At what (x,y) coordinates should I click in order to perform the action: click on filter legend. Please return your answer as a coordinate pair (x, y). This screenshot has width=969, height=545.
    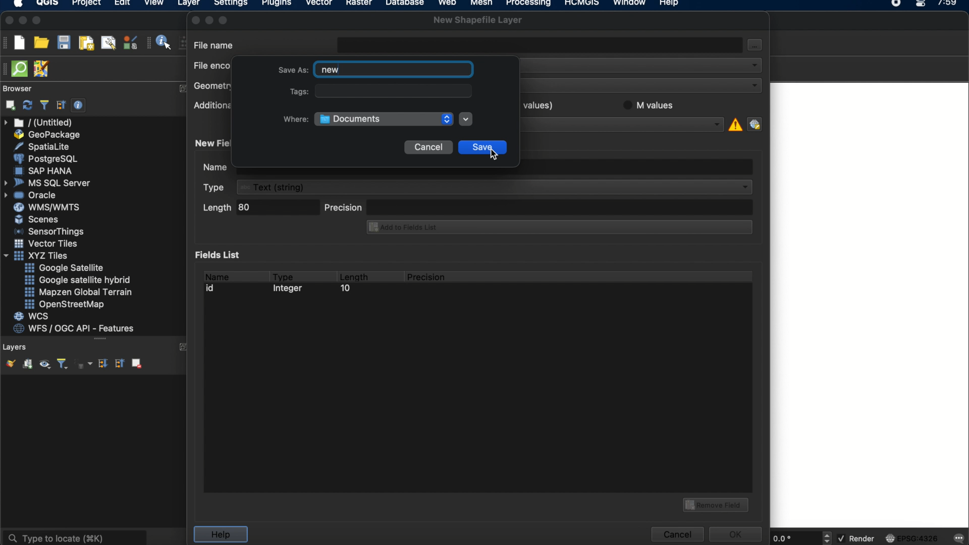
    Looking at the image, I should click on (62, 364).